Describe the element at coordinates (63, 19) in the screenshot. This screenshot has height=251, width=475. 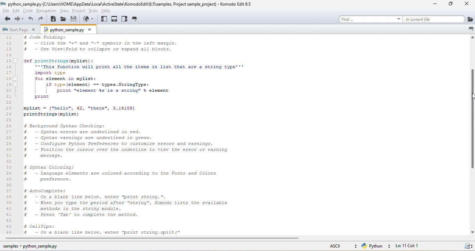
I see `open` at that location.